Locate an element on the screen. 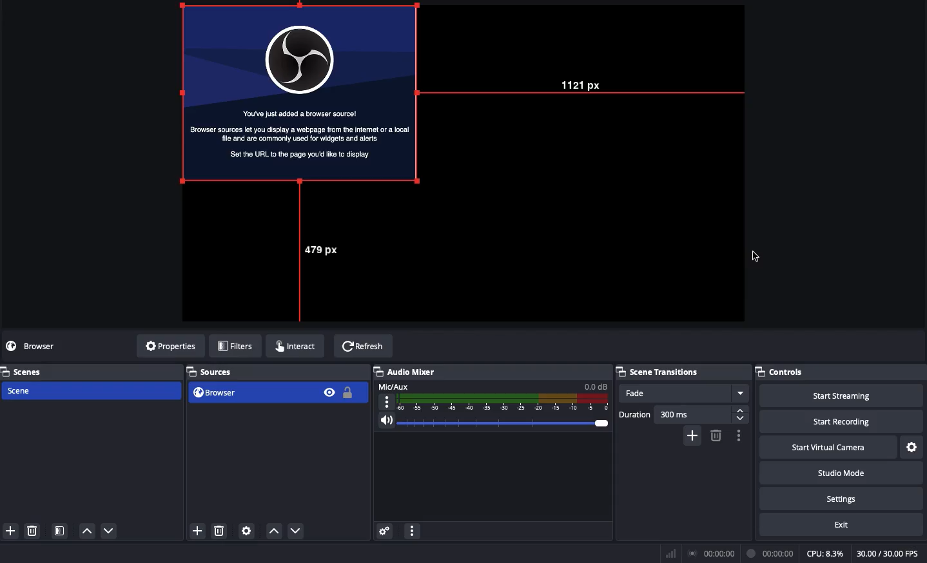 The width and height of the screenshot is (927, 563). Studio mode is located at coordinates (840, 472).